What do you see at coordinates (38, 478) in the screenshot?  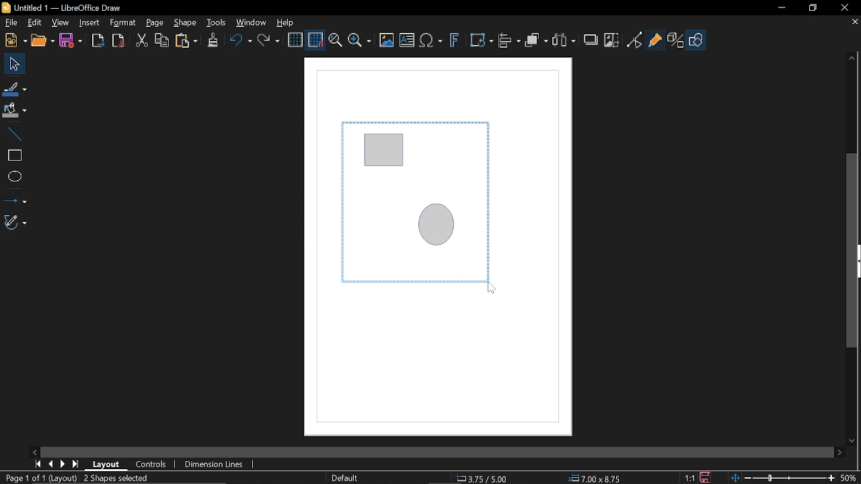 I see `Current page` at bounding box center [38, 478].